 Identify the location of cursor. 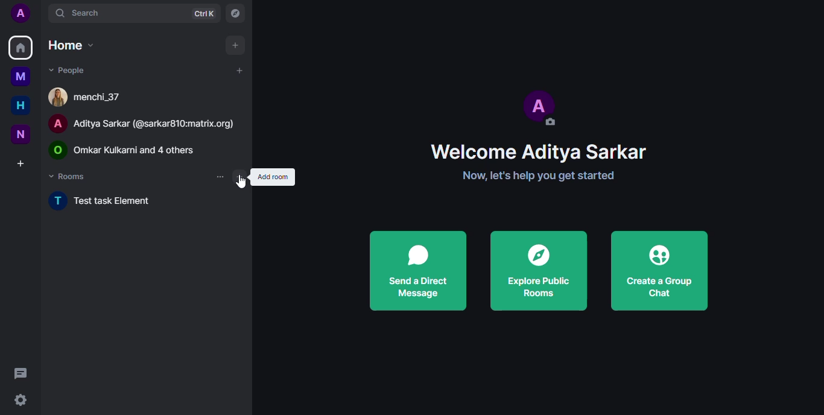
(241, 183).